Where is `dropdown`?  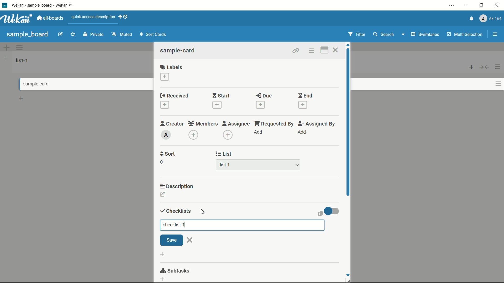
dropdown is located at coordinates (297, 165).